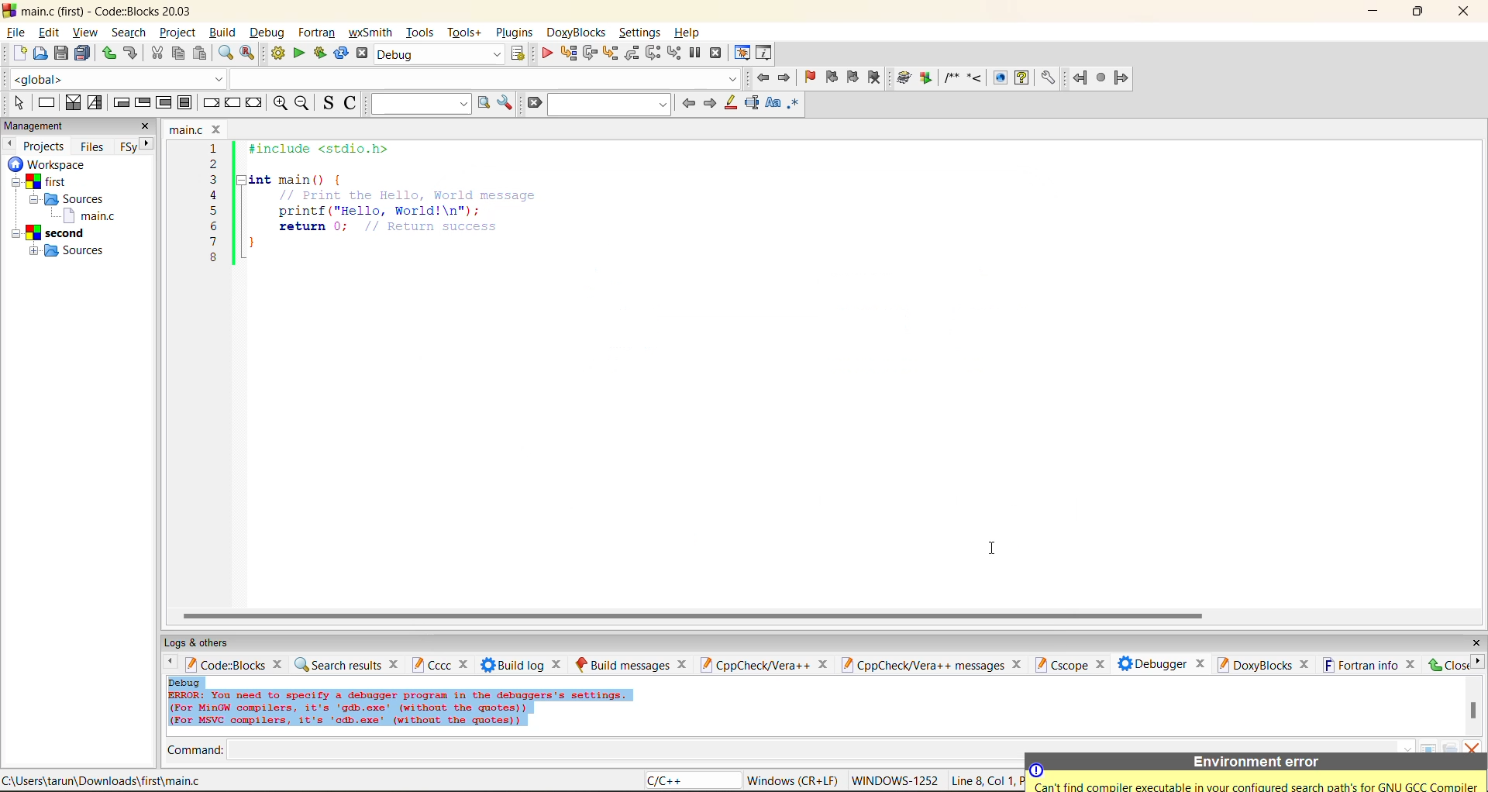 The width and height of the screenshot is (1488, 792). I want to click on text to search, so click(418, 103).